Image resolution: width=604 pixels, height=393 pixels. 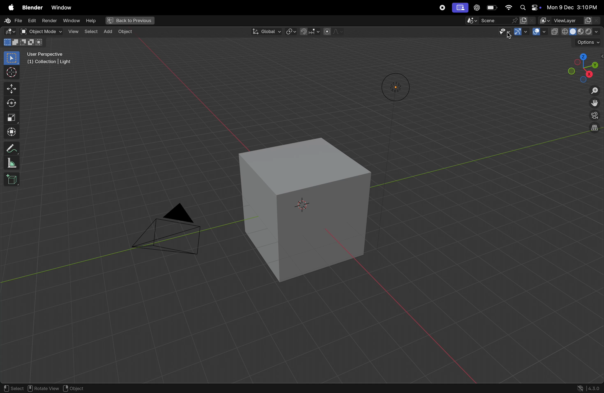 I want to click on view, so click(x=73, y=32).